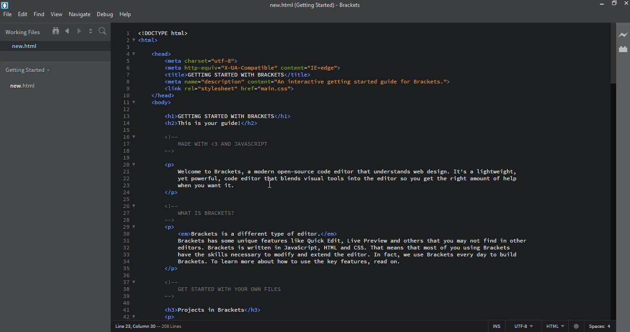  Describe the element at coordinates (267, 182) in the screenshot. I see `cursor` at that location.